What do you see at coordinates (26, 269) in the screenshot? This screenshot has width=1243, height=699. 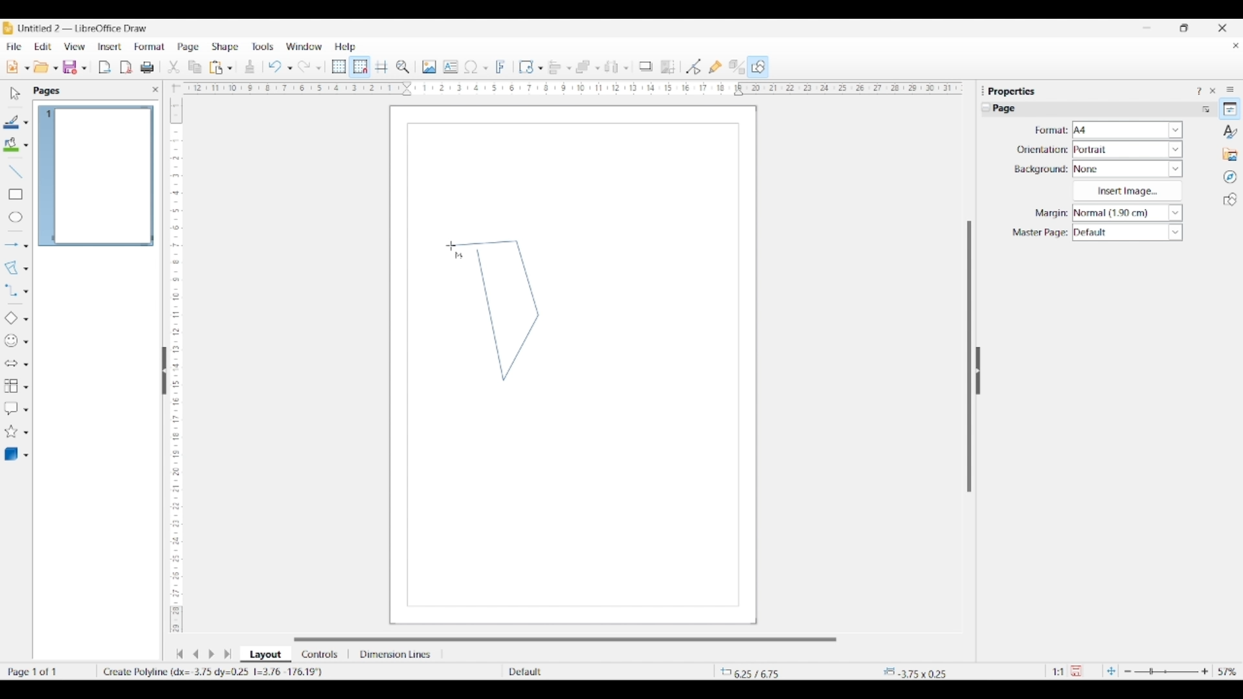 I see `Curve and polygon options` at bounding box center [26, 269].